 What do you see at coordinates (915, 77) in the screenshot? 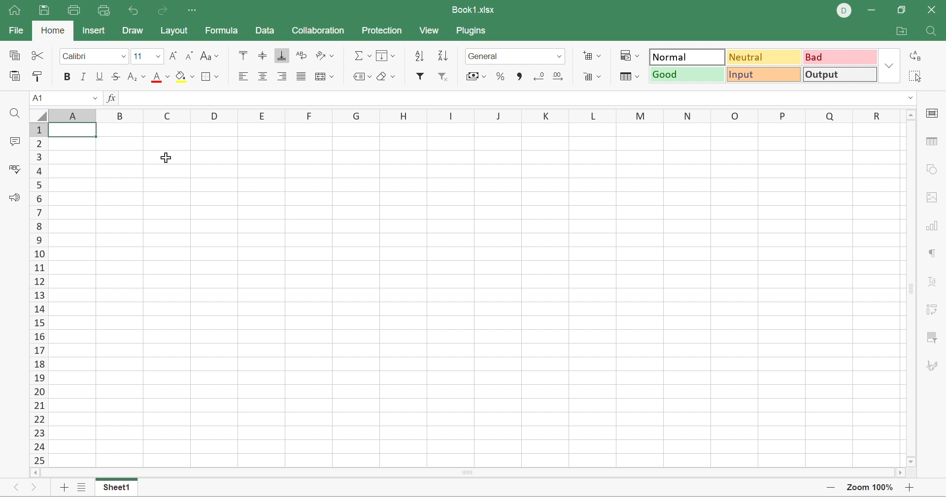
I see `Select all` at bounding box center [915, 77].